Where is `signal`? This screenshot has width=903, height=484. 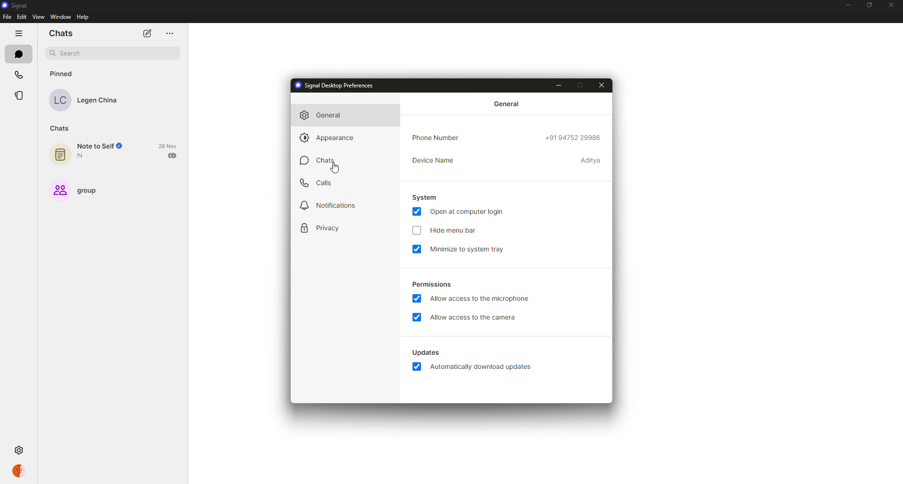 signal is located at coordinates (17, 5).